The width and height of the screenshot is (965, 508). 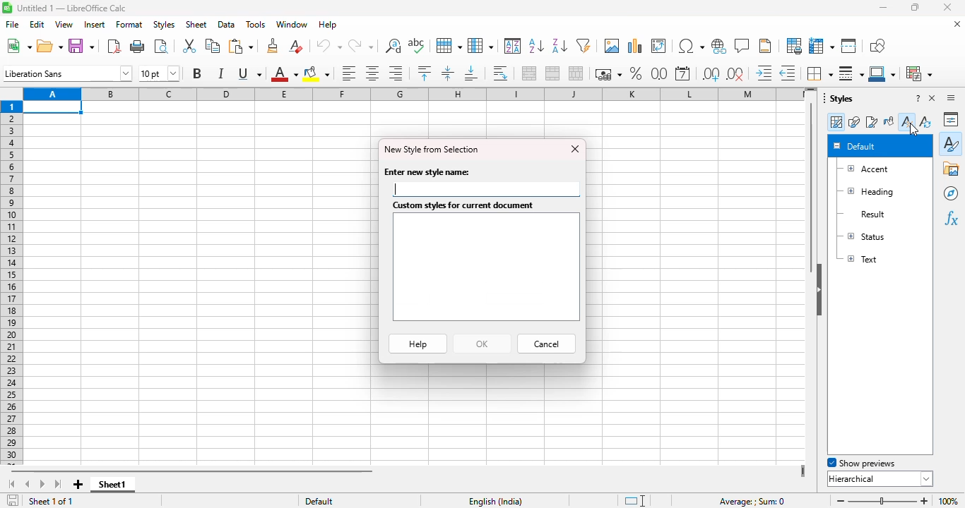 What do you see at coordinates (448, 73) in the screenshot?
I see `center vertically` at bounding box center [448, 73].